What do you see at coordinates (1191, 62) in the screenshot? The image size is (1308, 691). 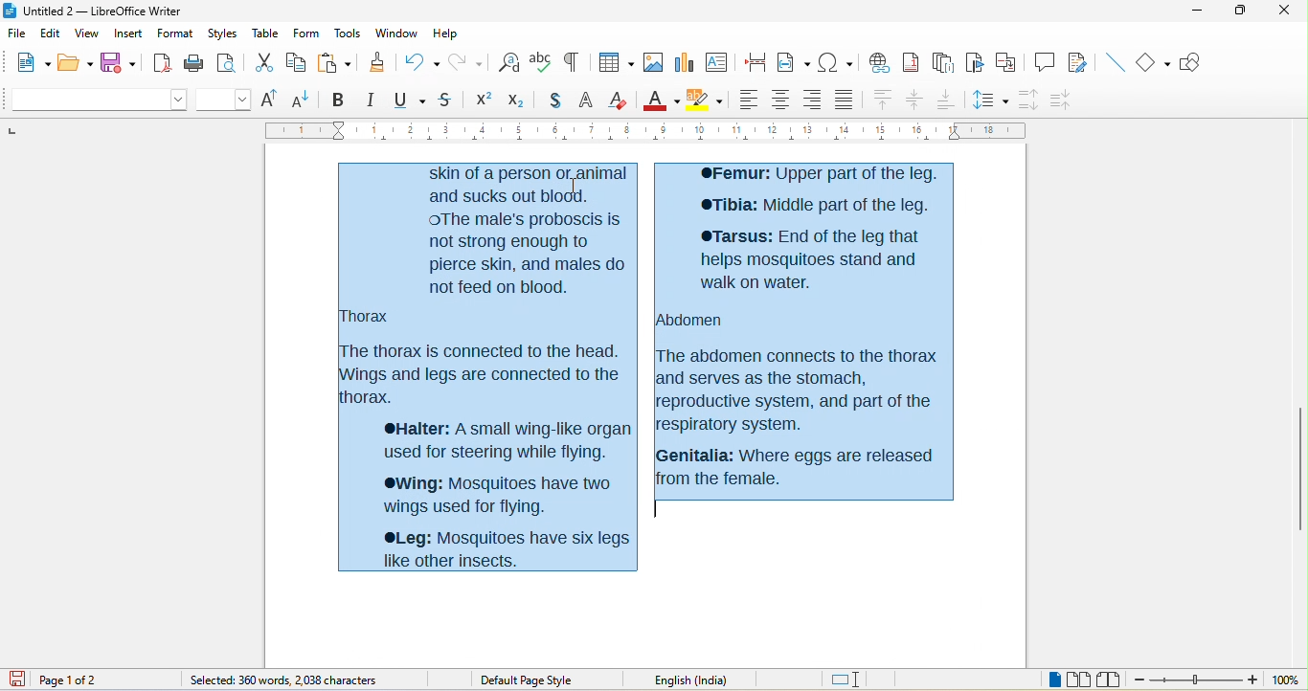 I see `show draw function` at bounding box center [1191, 62].